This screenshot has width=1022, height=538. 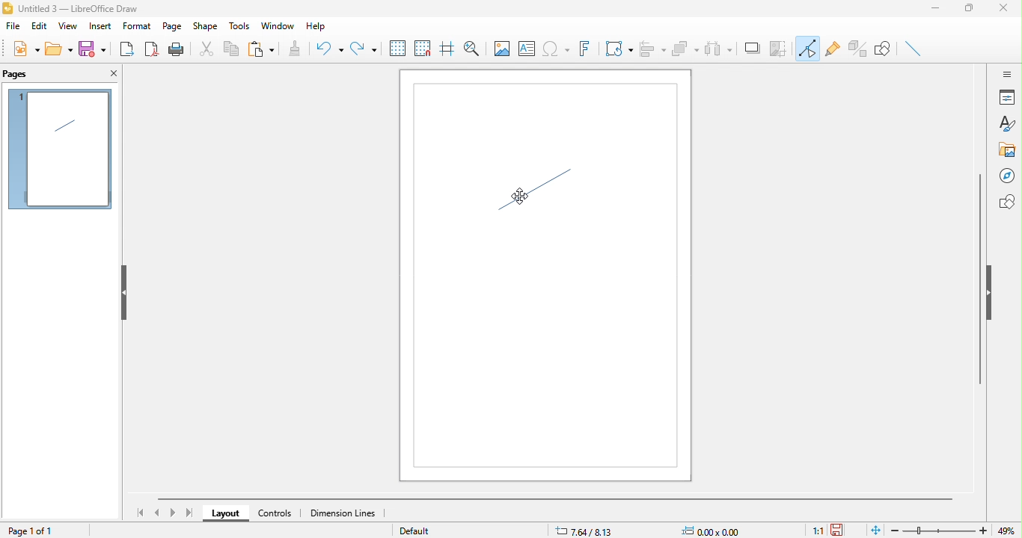 What do you see at coordinates (720, 48) in the screenshot?
I see `select at least three object to distribute` at bounding box center [720, 48].